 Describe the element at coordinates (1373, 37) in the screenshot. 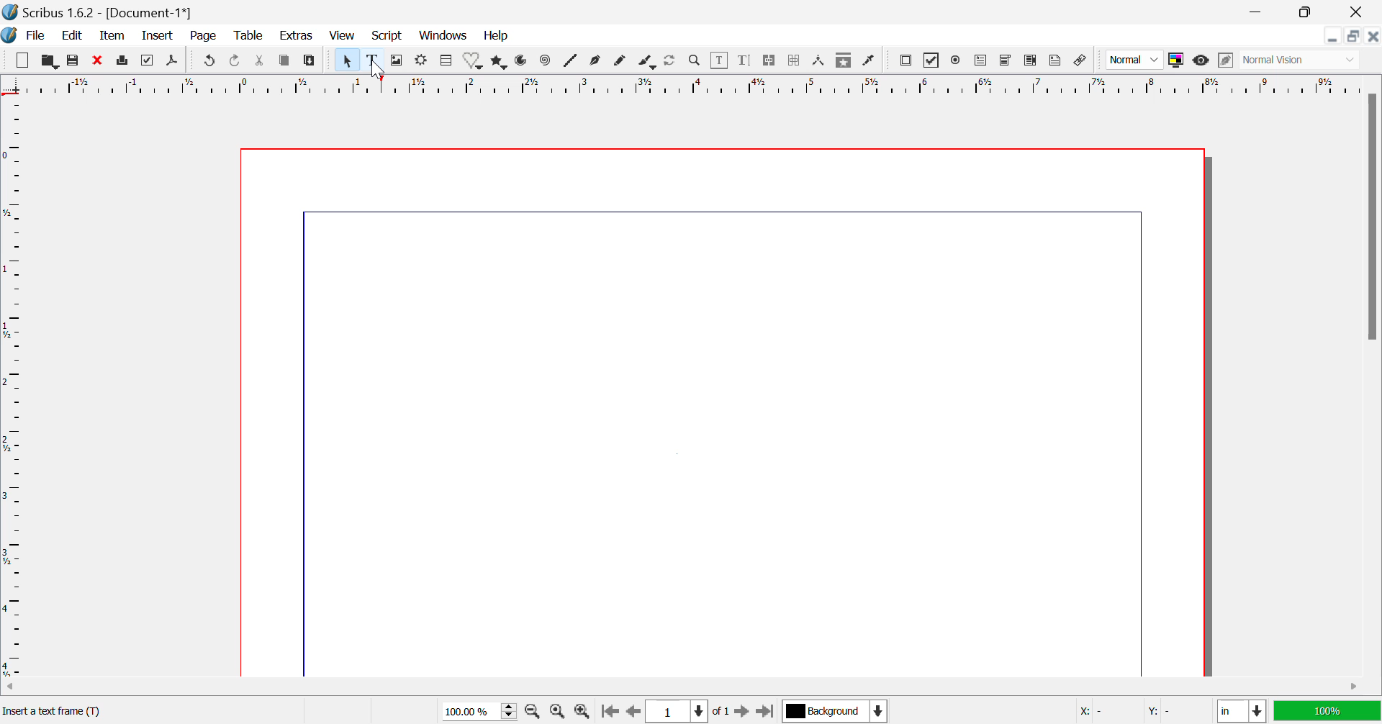

I see `Close` at that location.